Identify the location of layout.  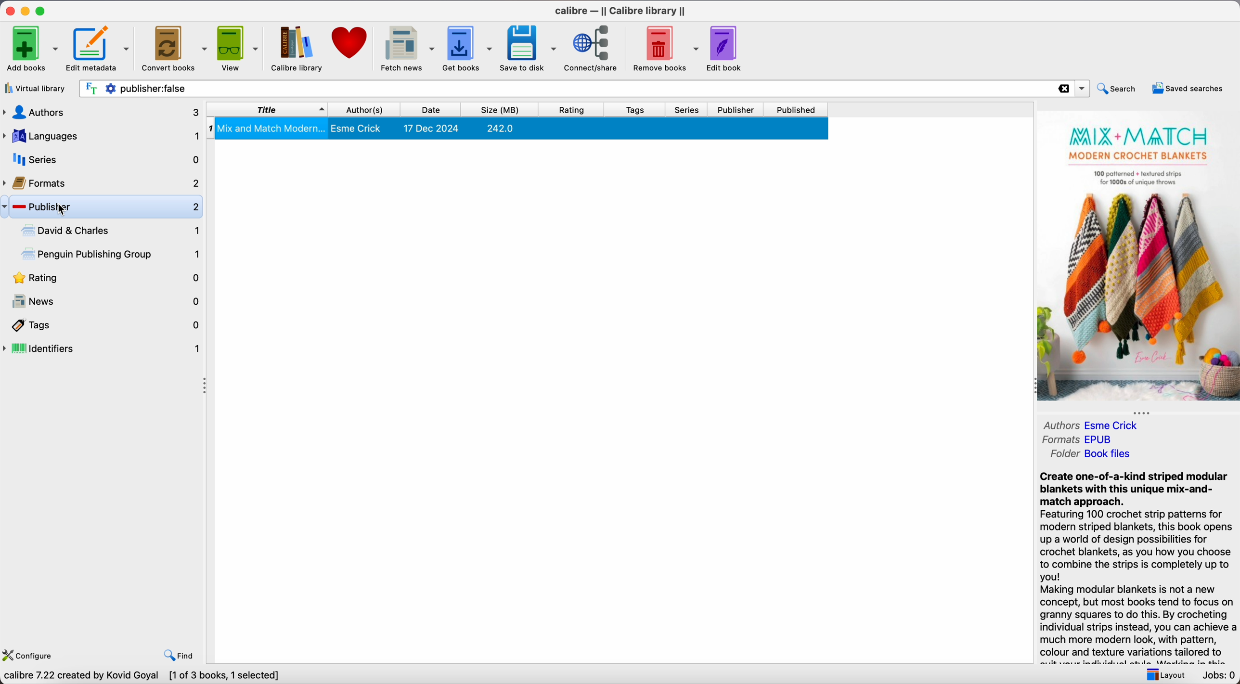
(1163, 674).